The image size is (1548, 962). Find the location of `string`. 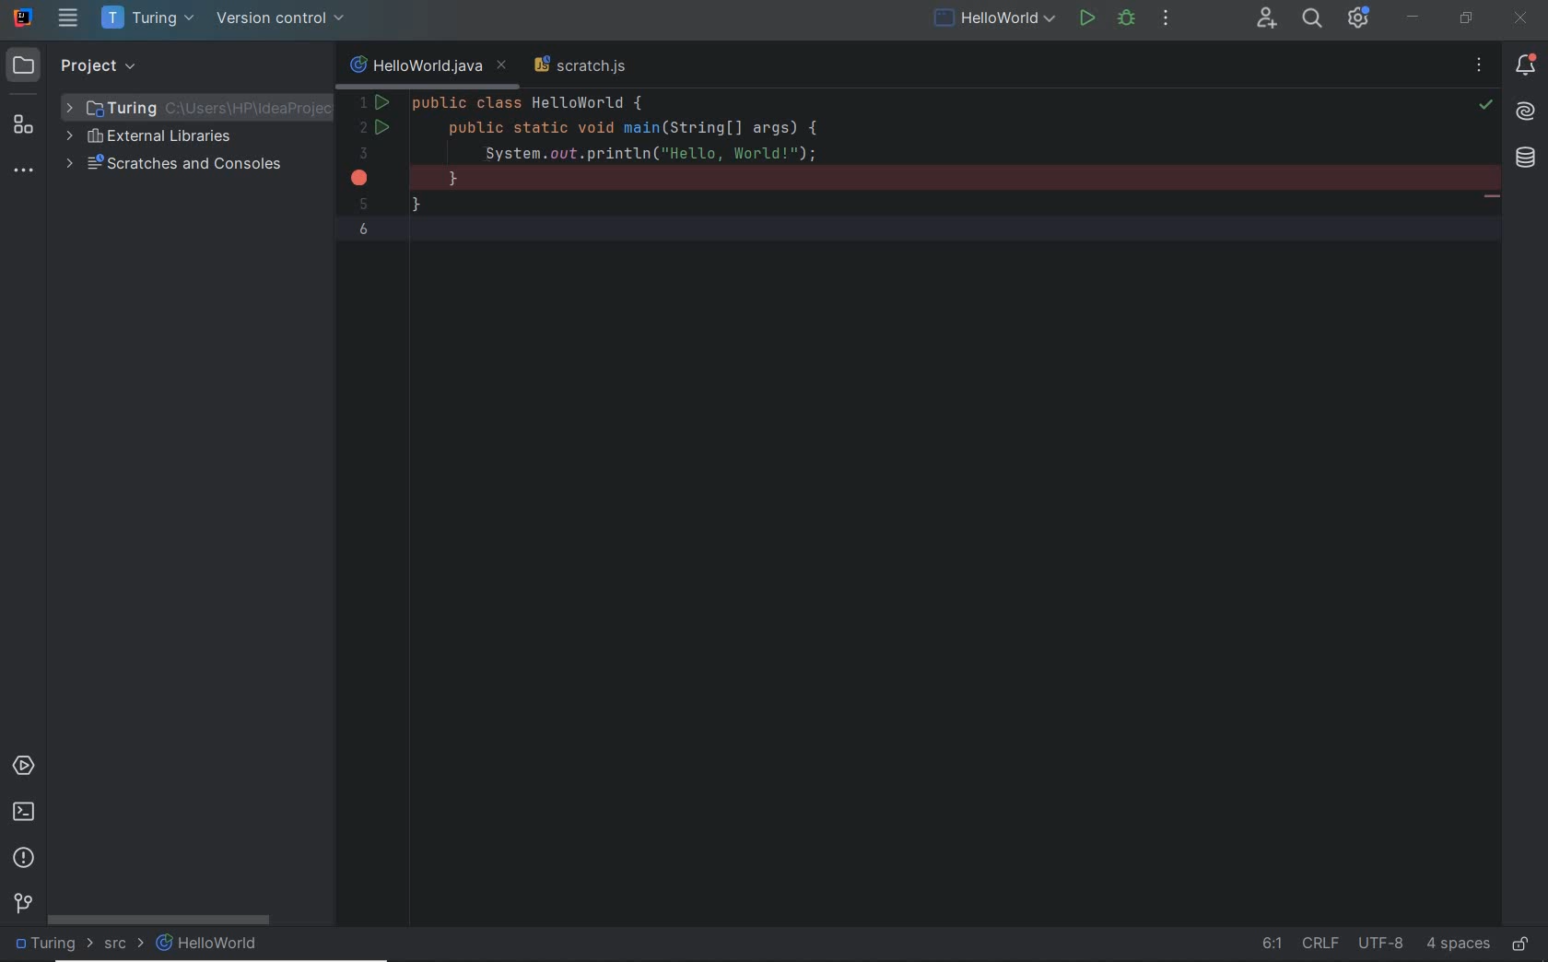

string is located at coordinates (1494, 199).